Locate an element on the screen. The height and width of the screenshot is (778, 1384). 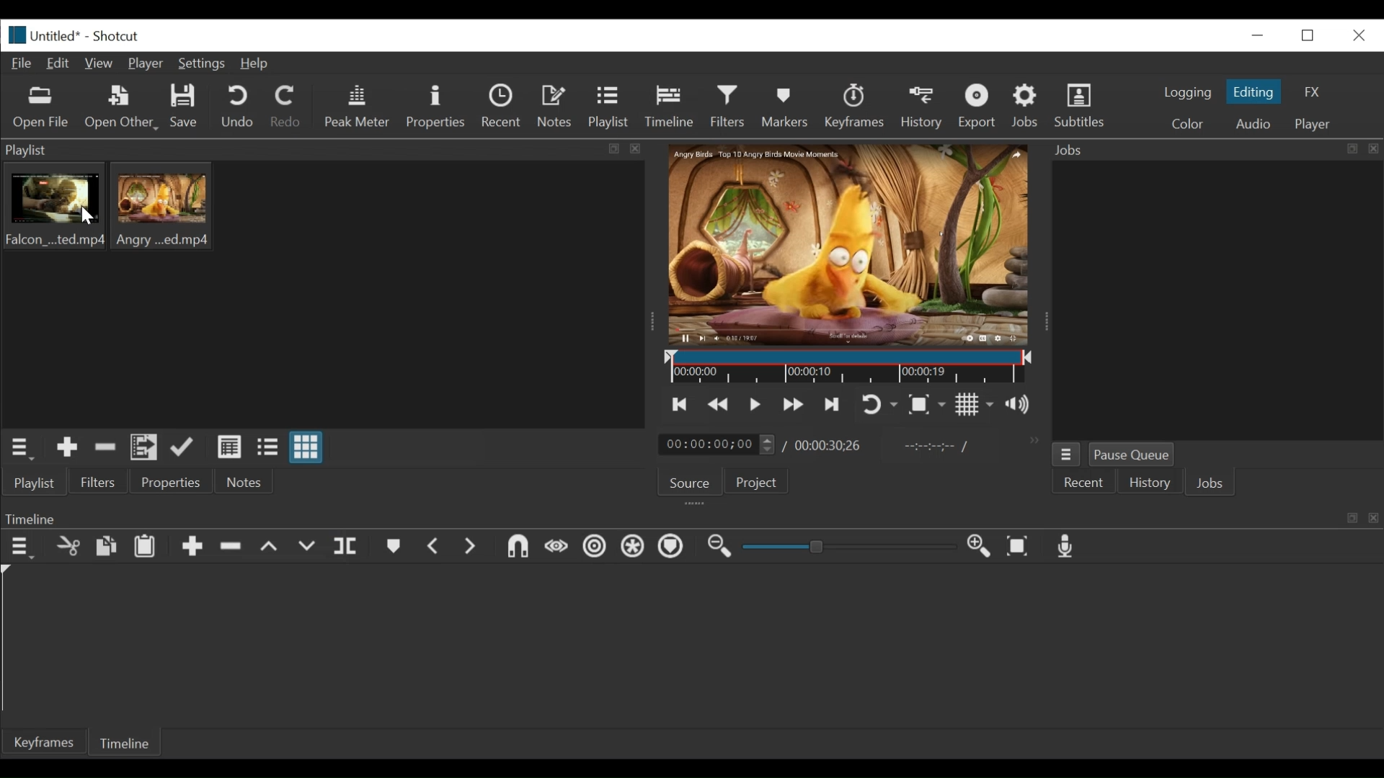
jobs panel is located at coordinates (1217, 300).